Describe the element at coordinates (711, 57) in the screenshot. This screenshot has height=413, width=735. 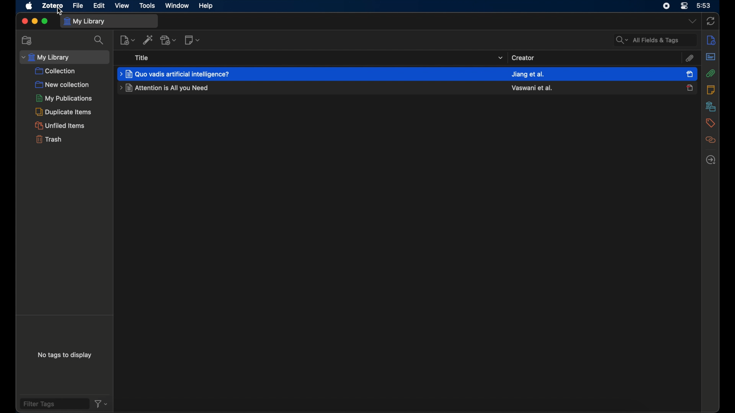
I see `abstract` at that location.